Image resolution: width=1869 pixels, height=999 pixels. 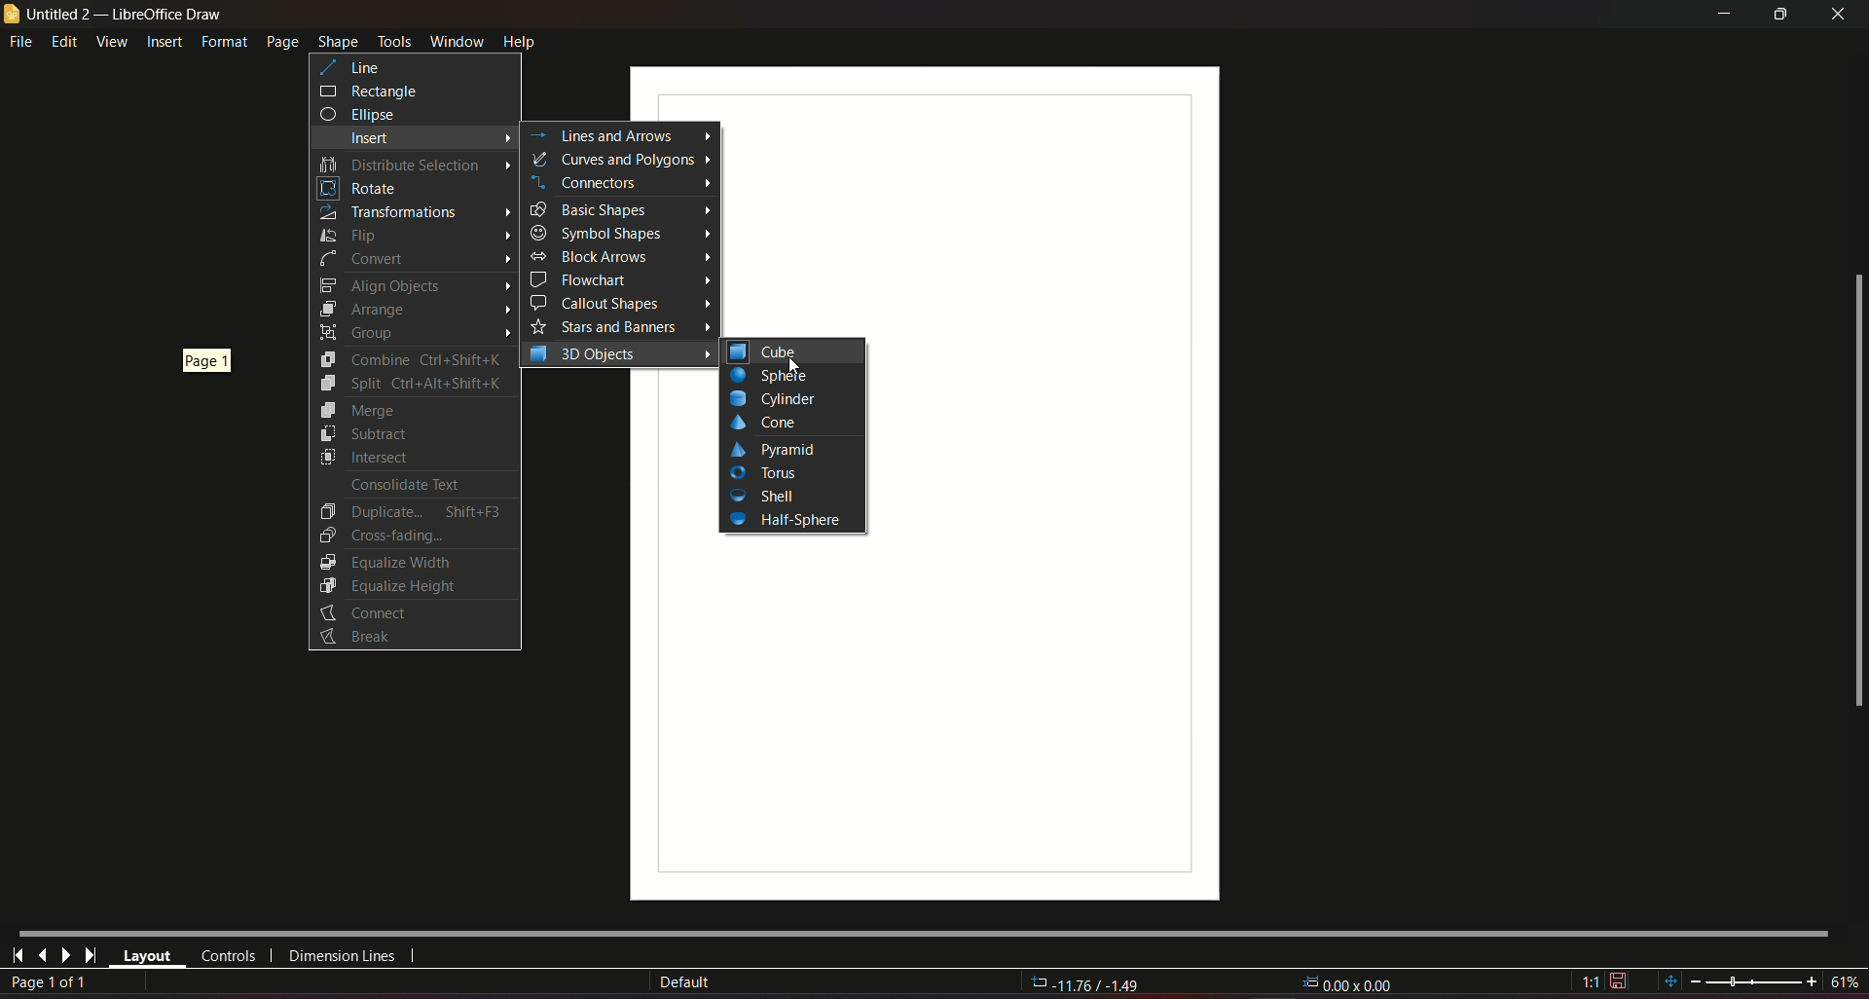 What do you see at coordinates (707, 134) in the screenshot?
I see `arrow` at bounding box center [707, 134].